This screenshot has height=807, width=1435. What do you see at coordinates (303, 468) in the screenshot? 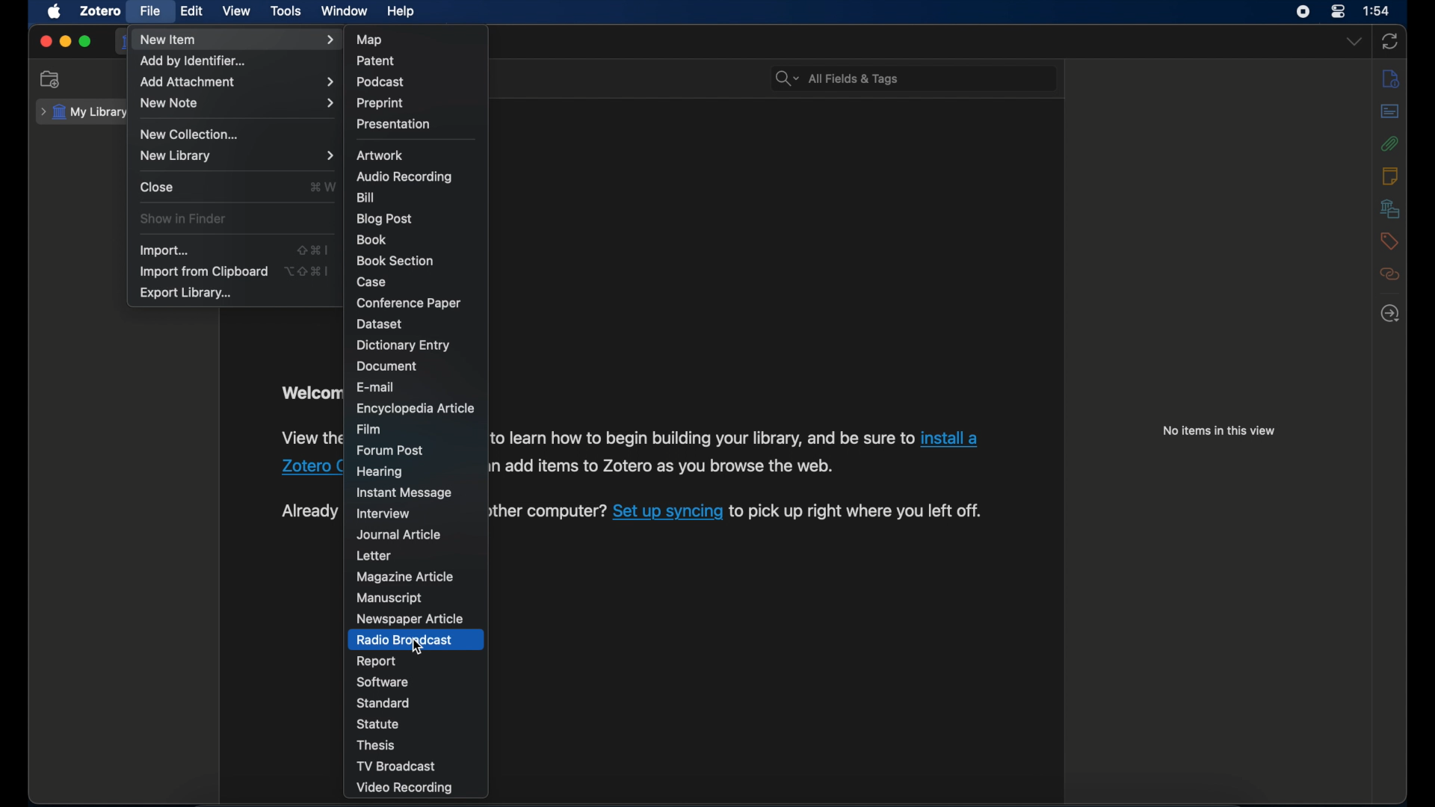
I see `Zotero ` at bounding box center [303, 468].